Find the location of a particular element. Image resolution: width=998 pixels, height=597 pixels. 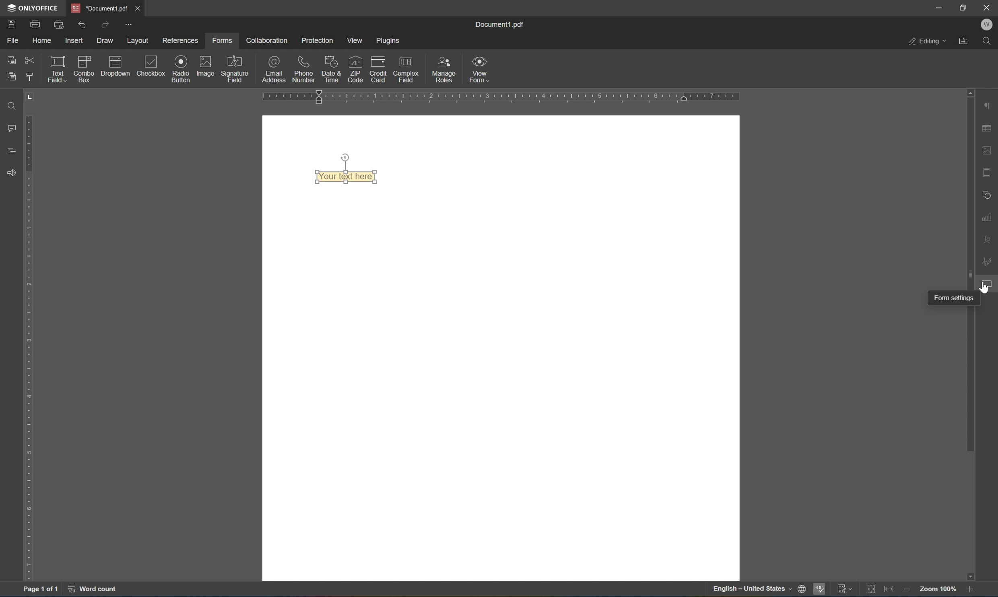

page 1 of 1 is located at coordinates (41, 591).